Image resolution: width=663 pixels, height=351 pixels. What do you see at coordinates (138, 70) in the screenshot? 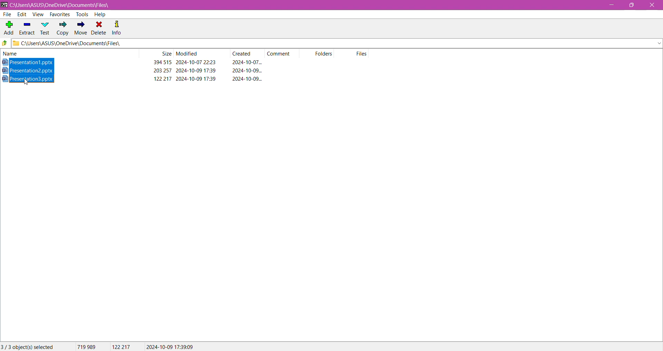
I see `Presentation2.pptx 203257 2024-10-09 17:39 2024-10-09...` at bounding box center [138, 70].